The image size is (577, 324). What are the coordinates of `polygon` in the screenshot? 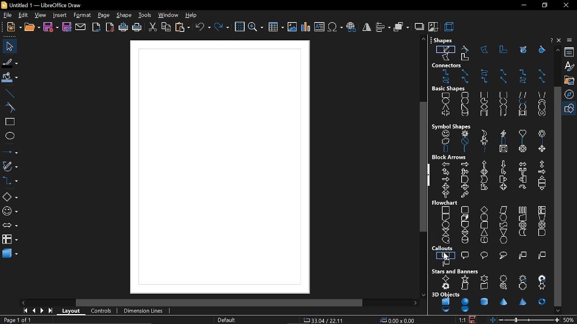 It's located at (485, 50).